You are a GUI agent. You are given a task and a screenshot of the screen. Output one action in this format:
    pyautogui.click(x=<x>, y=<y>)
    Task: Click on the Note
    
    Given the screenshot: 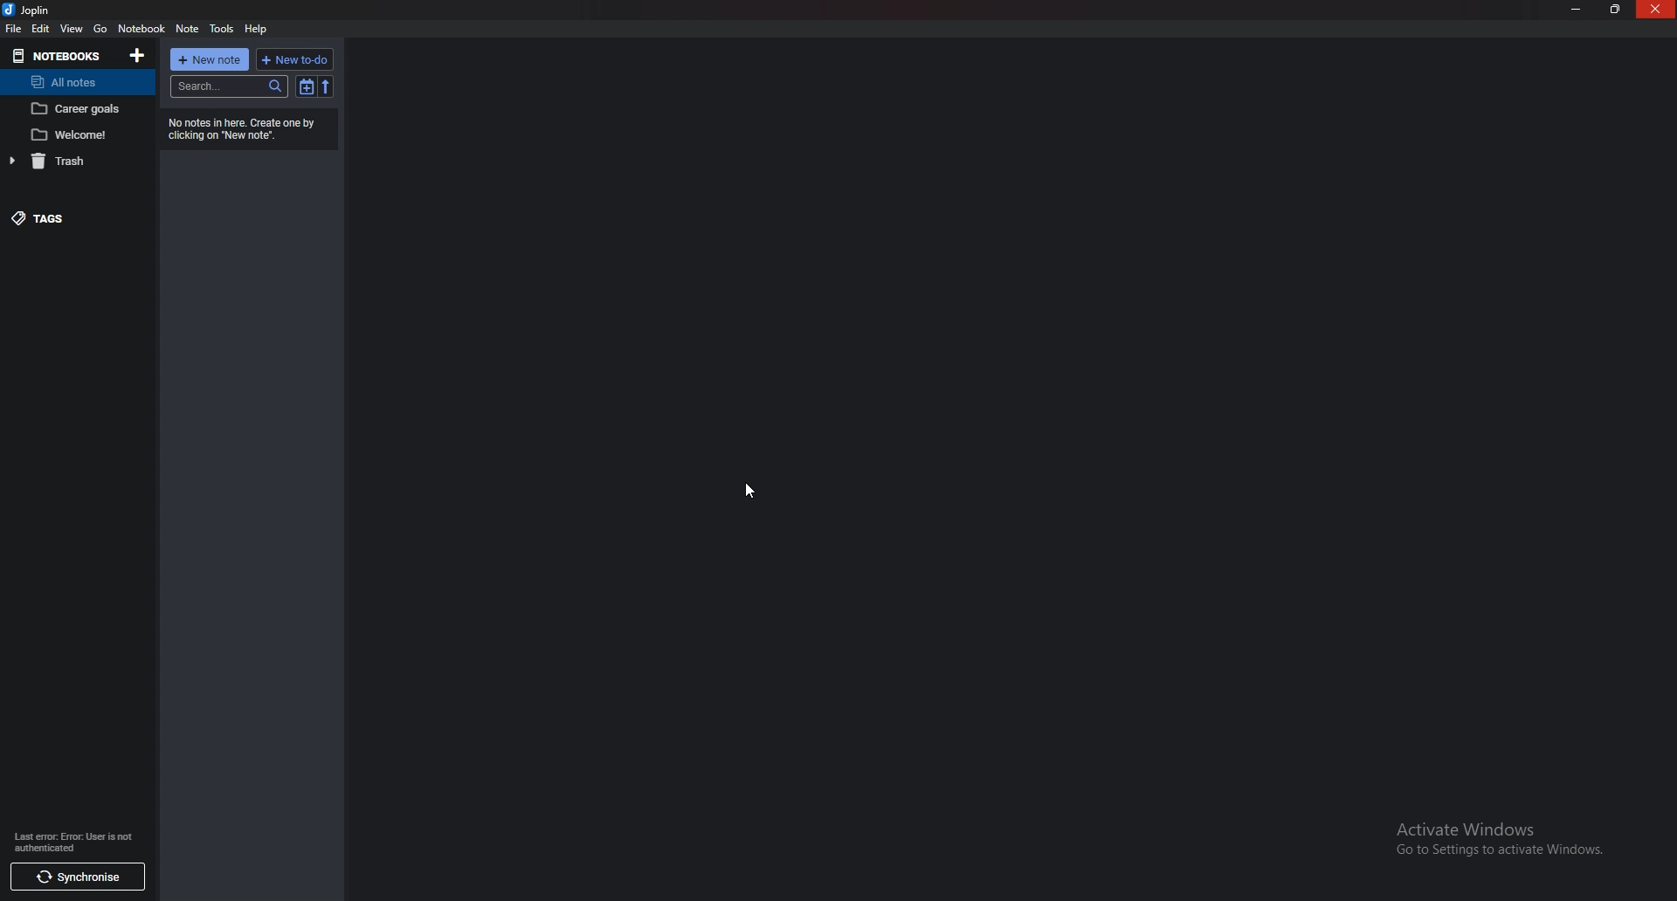 What is the action you would take?
    pyautogui.click(x=73, y=109)
    